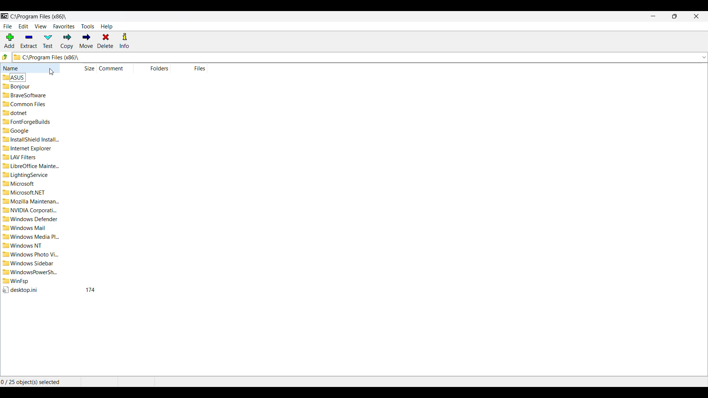  What do you see at coordinates (21, 290) in the screenshot?
I see `desktop.ini` at bounding box center [21, 290].